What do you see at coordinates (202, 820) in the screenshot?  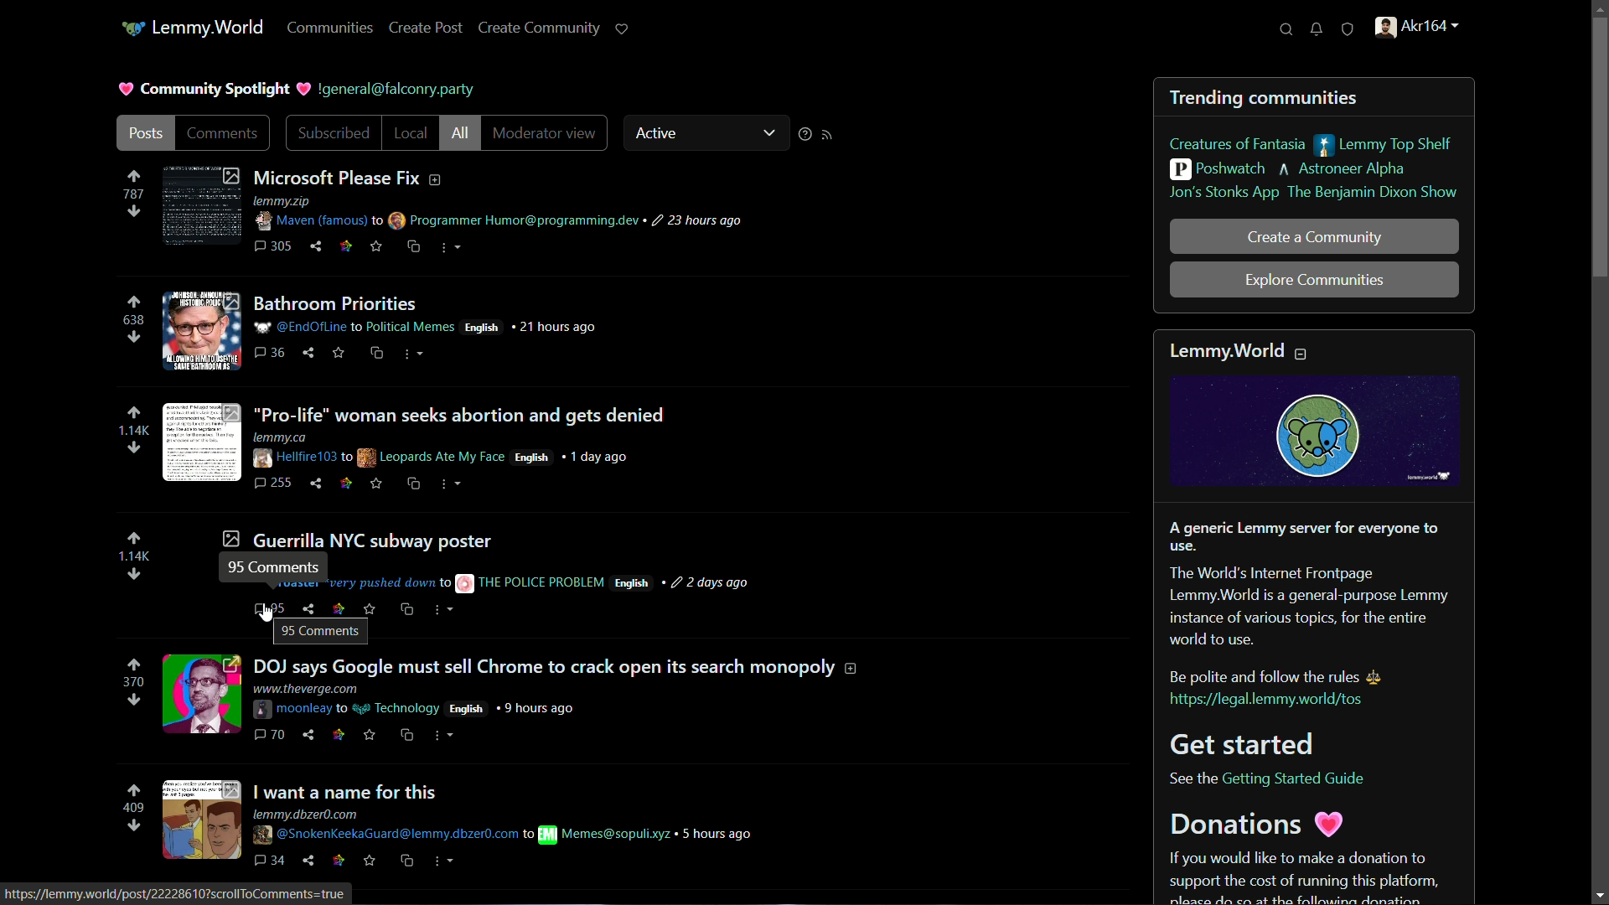 I see `post image` at bounding box center [202, 820].